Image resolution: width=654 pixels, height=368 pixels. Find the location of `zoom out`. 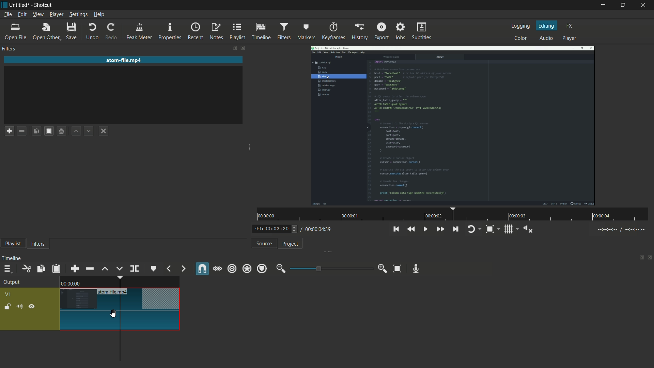

zoom out is located at coordinates (281, 269).